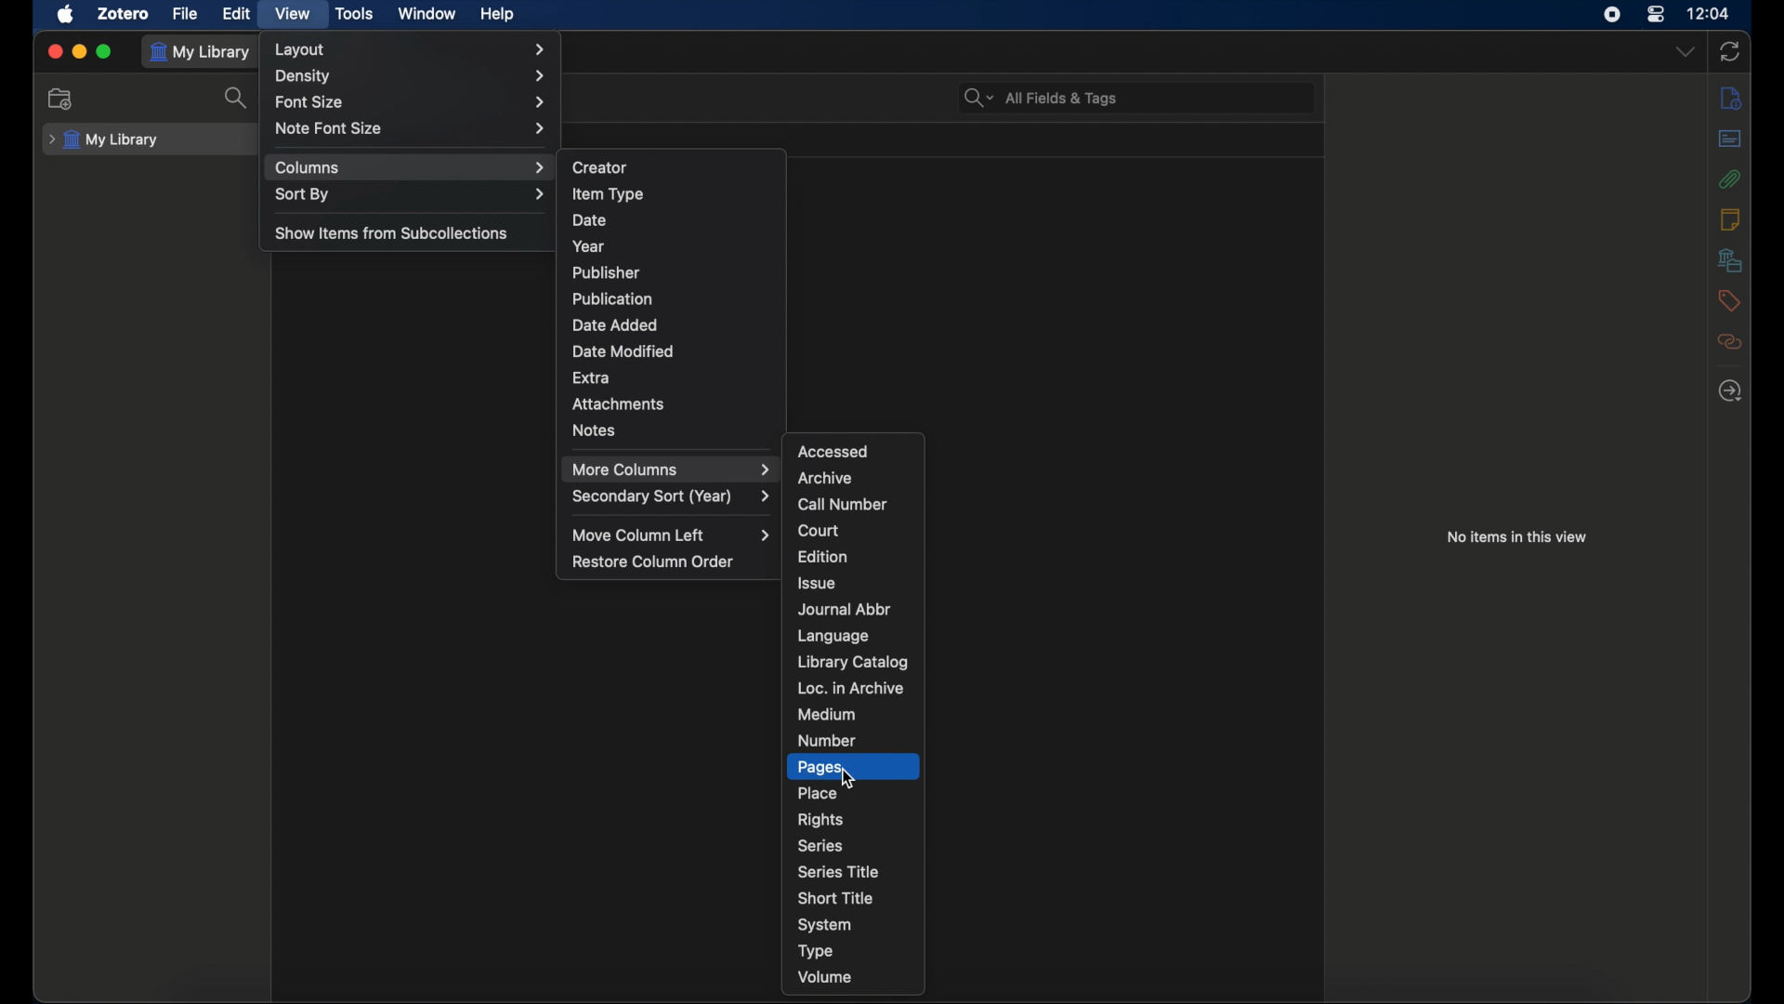 This screenshot has height=1004, width=1784. Describe the element at coordinates (61, 99) in the screenshot. I see `new collection` at that location.